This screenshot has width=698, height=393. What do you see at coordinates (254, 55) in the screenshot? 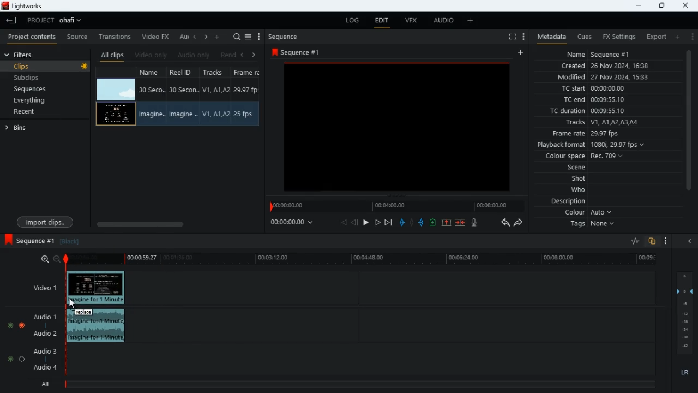
I see `right` at bounding box center [254, 55].